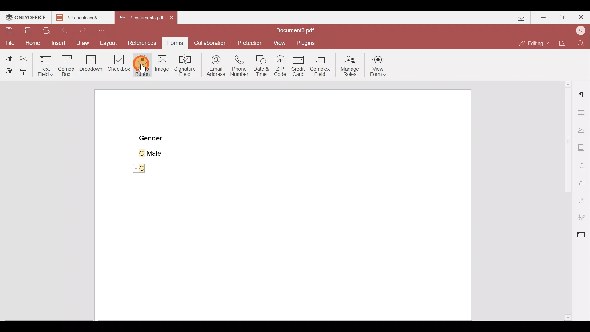 This screenshot has width=590, height=332. Describe the element at coordinates (563, 201) in the screenshot. I see `Scroll bar` at that location.